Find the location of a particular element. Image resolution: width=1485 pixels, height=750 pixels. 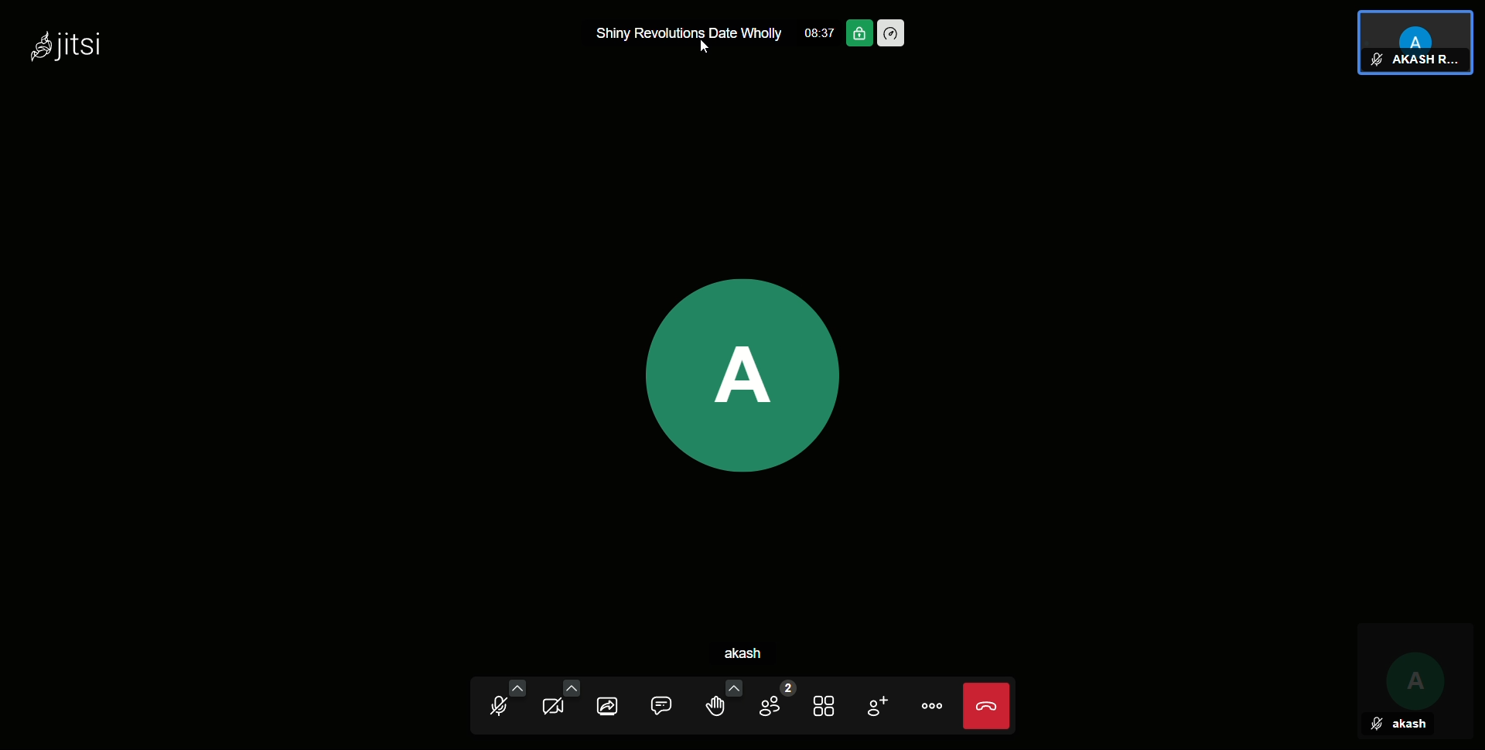

end to end encryption is enabled is located at coordinates (743, 348).